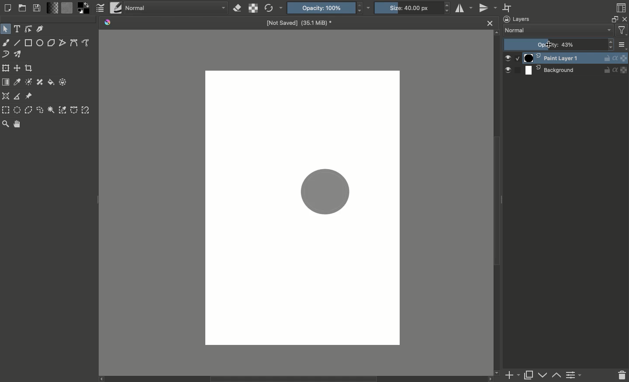 The height and width of the screenshot is (382, 629). What do you see at coordinates (52, 8) in the screenshot?
I see `Fill gradients` at bounding box center [52, 8].